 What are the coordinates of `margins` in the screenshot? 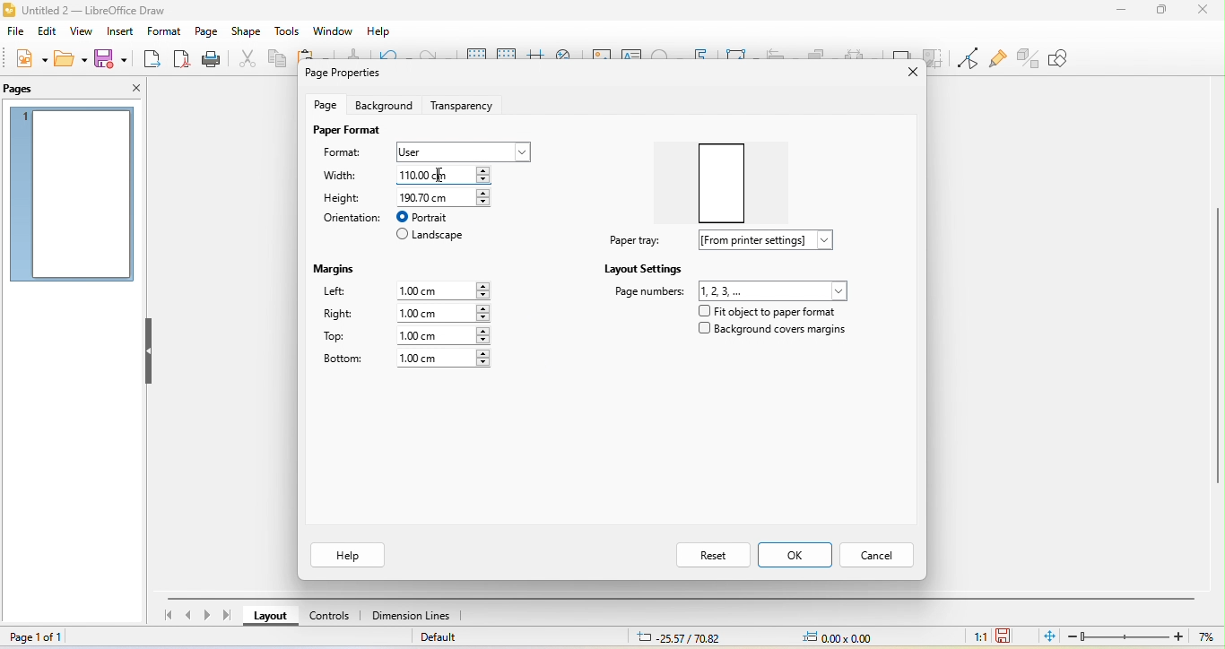 It's located at (338, 266).